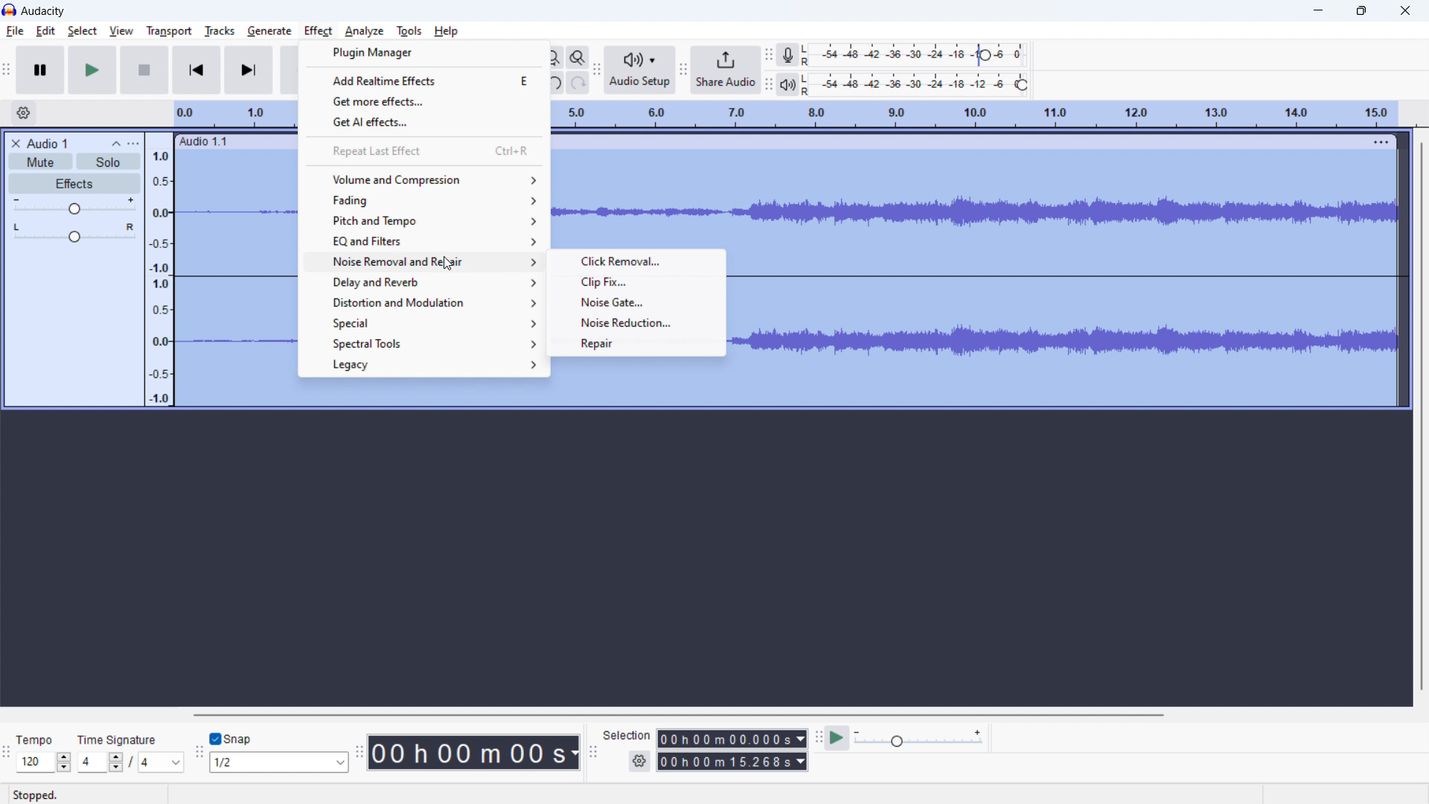  I want to click on horizontal scrollbar, so click(679, 715).